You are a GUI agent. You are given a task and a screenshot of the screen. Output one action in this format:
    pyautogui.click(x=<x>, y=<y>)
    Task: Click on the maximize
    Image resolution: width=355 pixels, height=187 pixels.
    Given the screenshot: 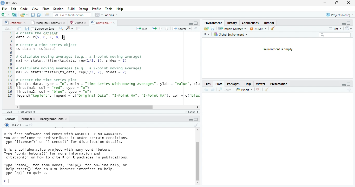 What is the action you would take?
    pyautogui.click(x=191, y=120)
    